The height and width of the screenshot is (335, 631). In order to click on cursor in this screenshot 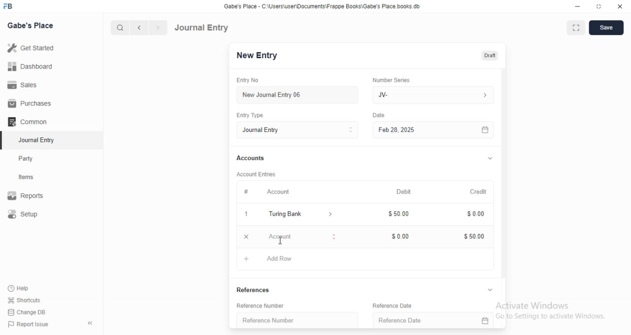, I will do `click(280, 240)`.